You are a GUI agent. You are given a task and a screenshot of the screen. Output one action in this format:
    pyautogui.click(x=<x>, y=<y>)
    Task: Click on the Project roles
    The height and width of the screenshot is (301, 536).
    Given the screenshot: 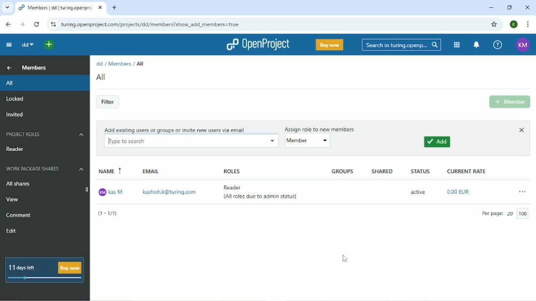 What is the action you would take?
    pyautogui.click(x=44, y=134)
    